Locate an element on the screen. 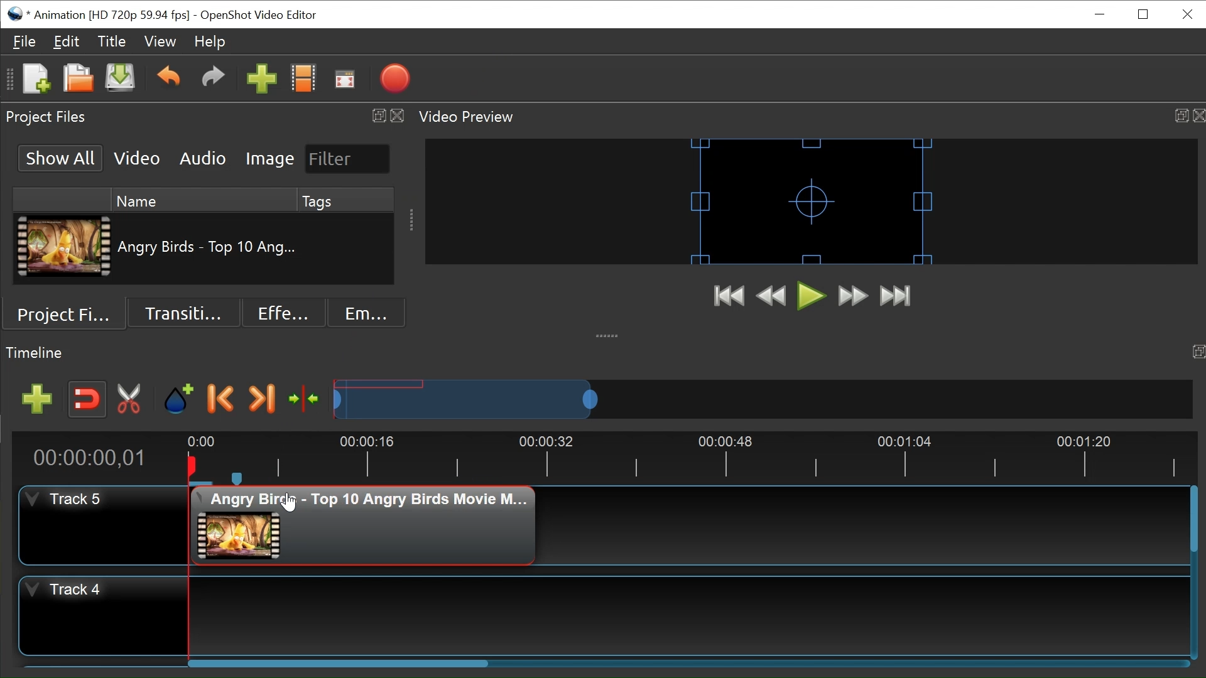 Image resolution: width=1206 pixels, height=678 pixels. Video Preview Panel is located at coordinates (811, 117).